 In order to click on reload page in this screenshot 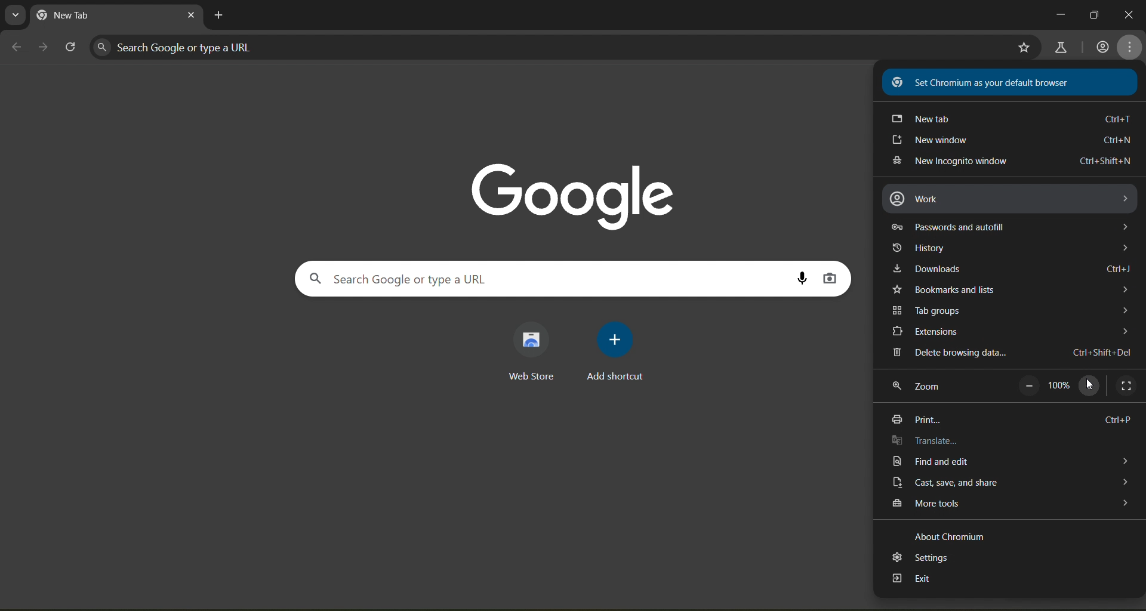, I will do `click(71, 48)`.